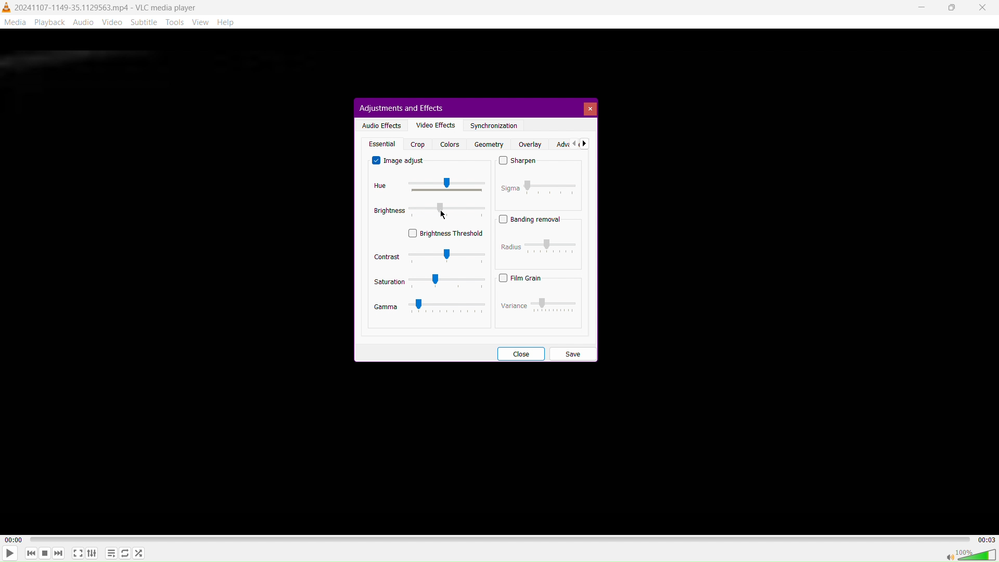 Image resolution: width=999 pixels, height=562 pixels. Describe the element at coordinates (530, 144) in the screenshot. I see `Overlay` at that location.